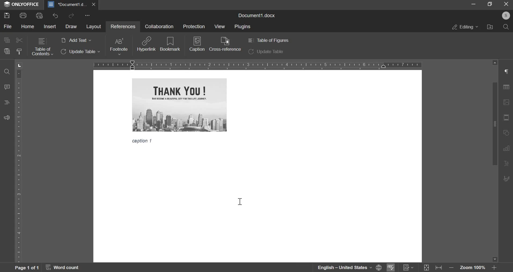 Image resolution: width=513 pixels, height=272 pixels. What do you see at coordinates (65, 268) in the screenshot?
I see `word count` at bounding box center [65, 268].